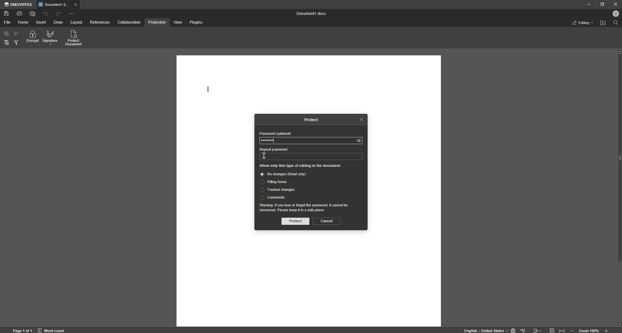 The image size is (622, 333). Describe the element at coordinates (50, 38) in the screenshot. I see `Signature` at that location.